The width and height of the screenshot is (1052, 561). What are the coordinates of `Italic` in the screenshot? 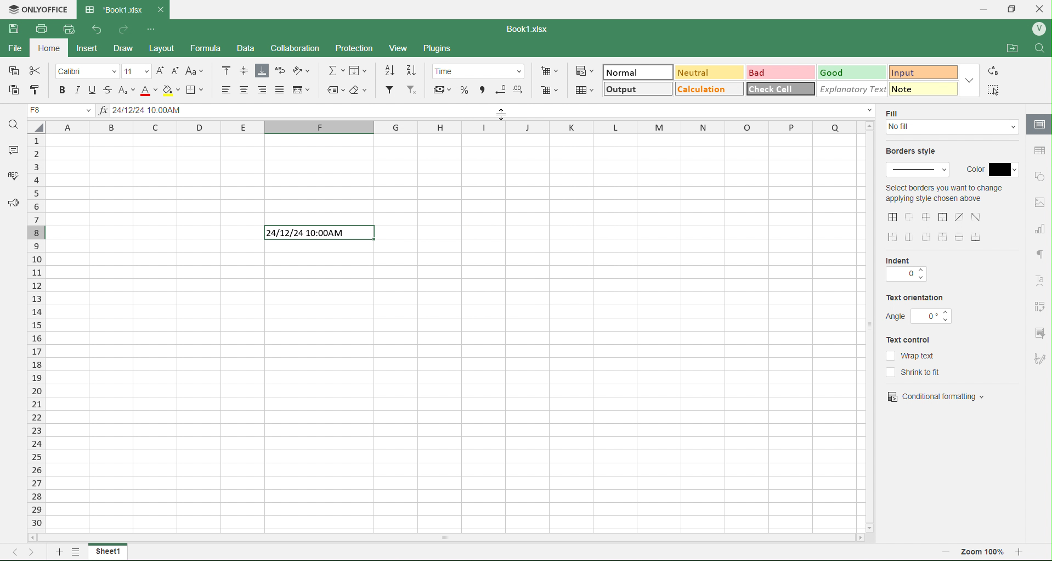 It's located at (77, 89).